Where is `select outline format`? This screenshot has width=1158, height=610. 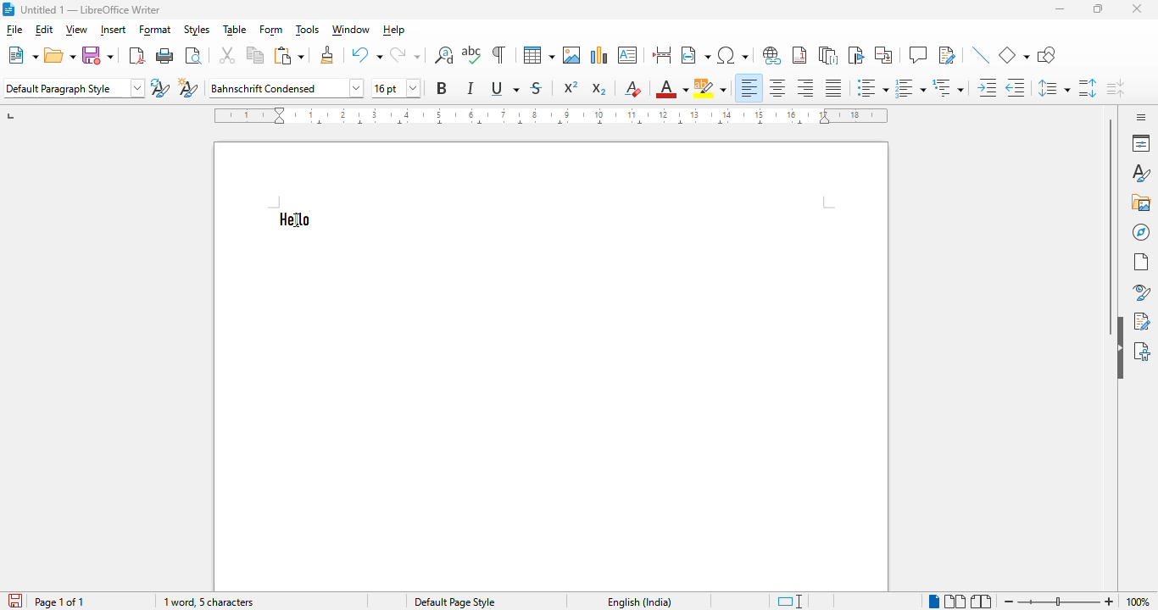 select outline format is located at coordinates (949, 87).